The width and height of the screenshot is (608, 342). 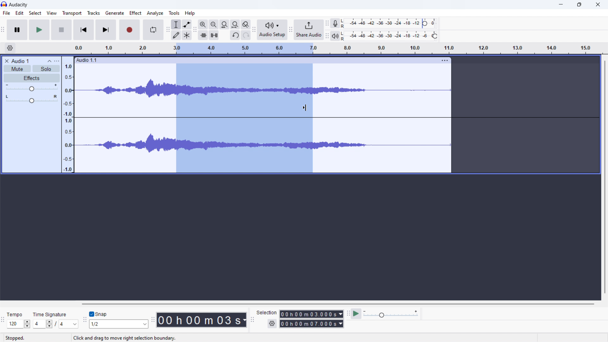 I want to click on fill selection to width, so click(x=225, y=24).